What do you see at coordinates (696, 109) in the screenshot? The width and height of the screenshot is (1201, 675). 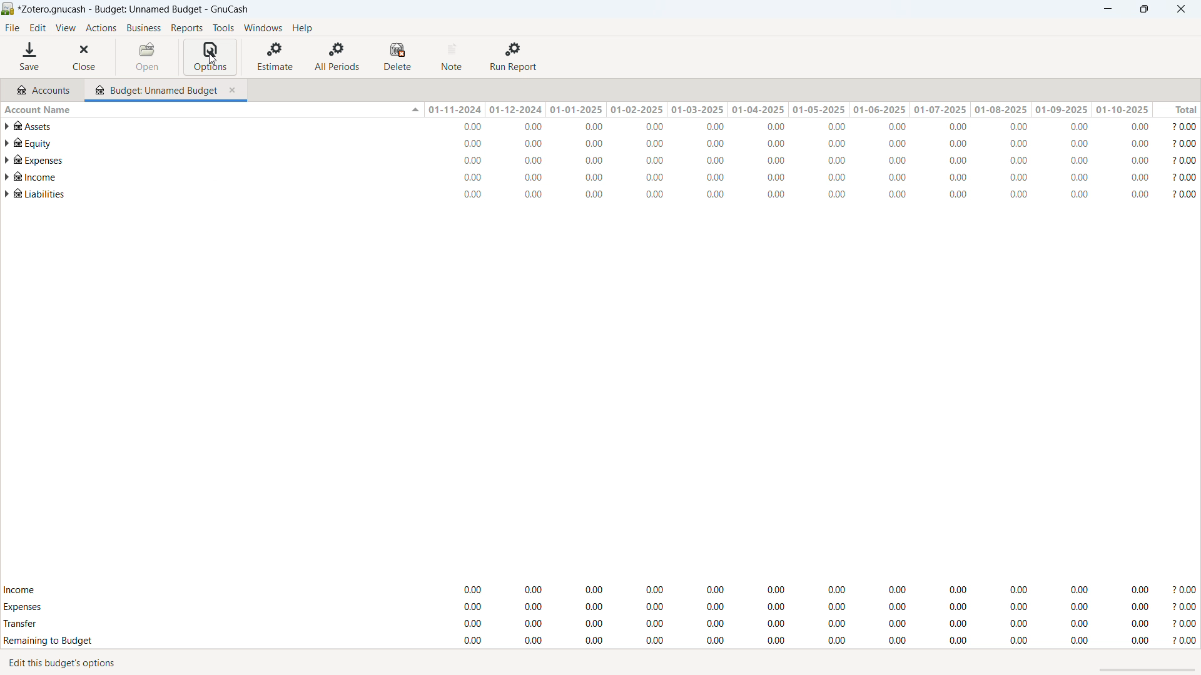 I see `01-03-2025` at bounding box center [696, 109].